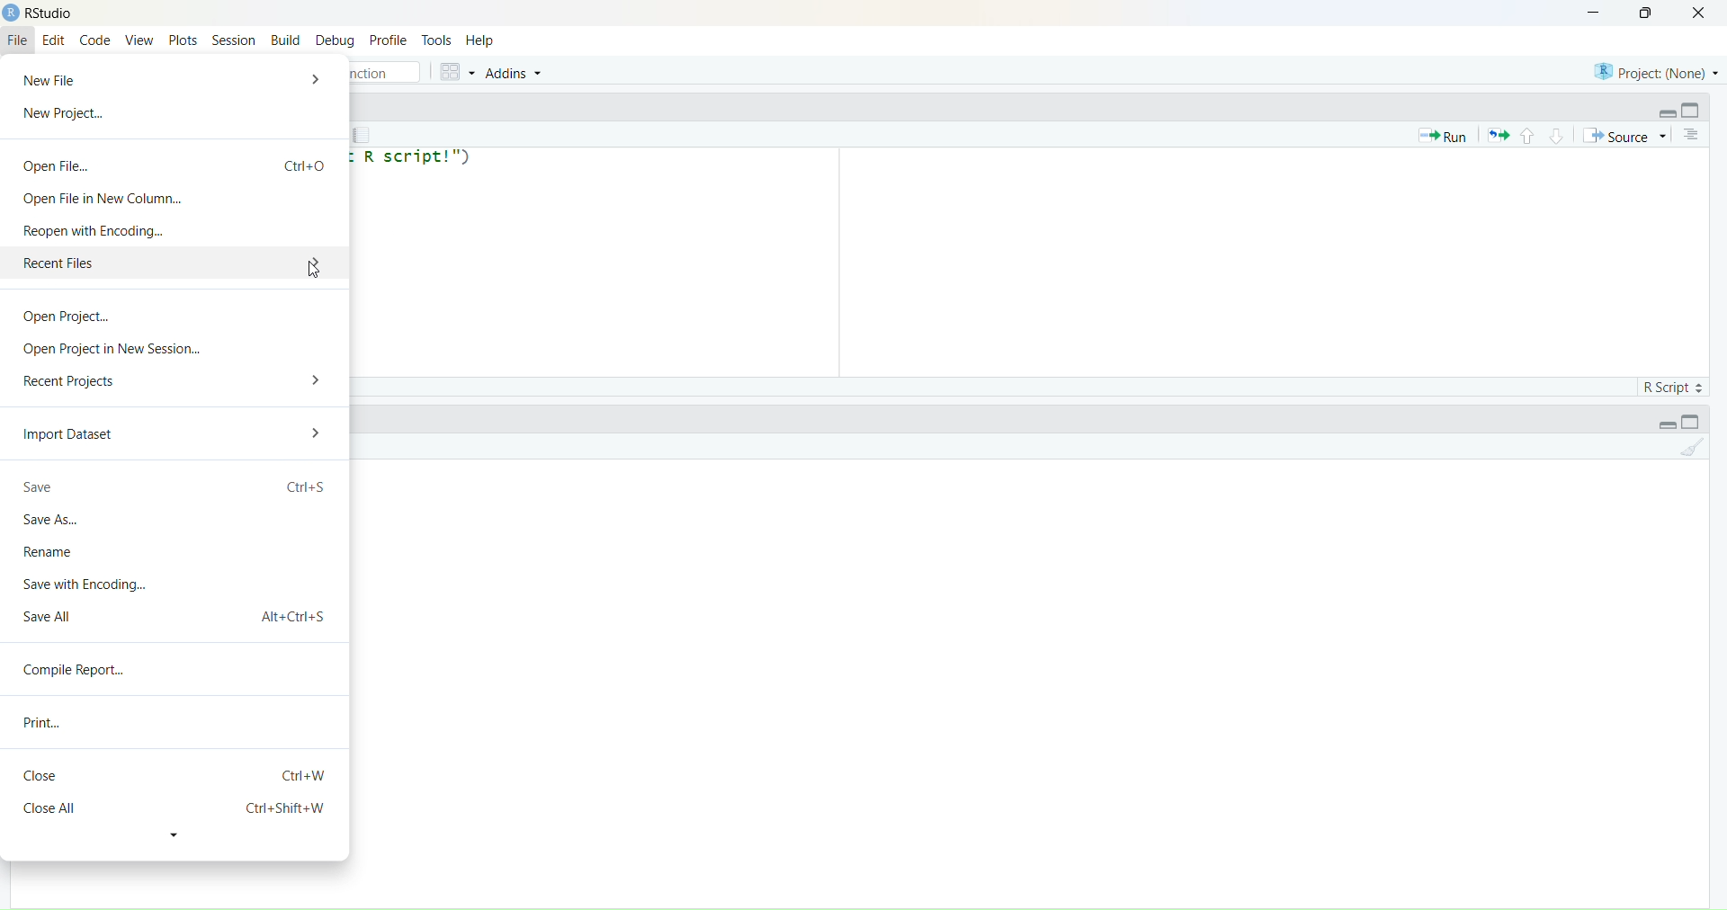 This screenshot has height=910, width=1727. What do you see at coordinates (317, 378) in the screenshot?
I see `More` at bounding box center [317, 378].